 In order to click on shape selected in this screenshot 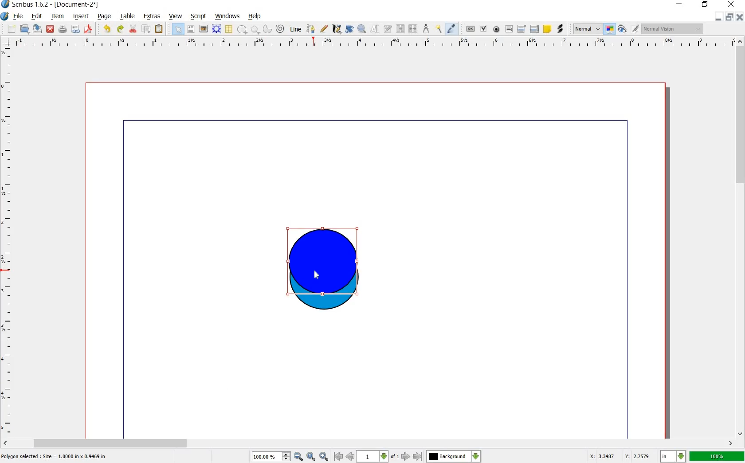, I will do `click(322, 261)`.